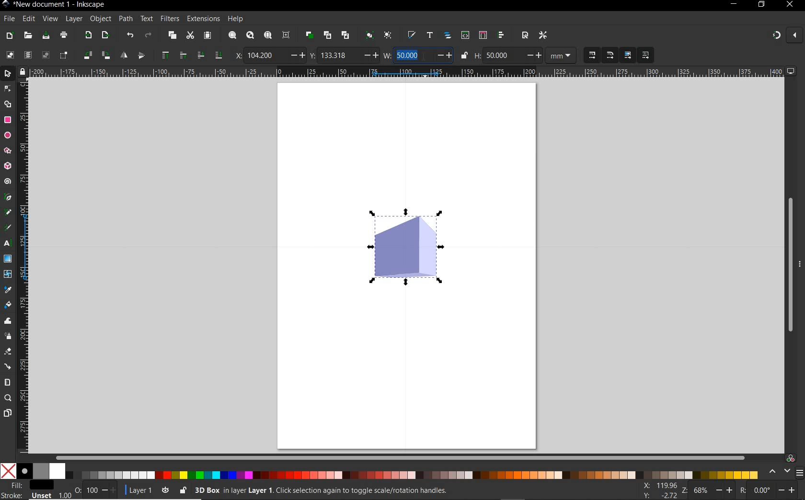  What do you see at coordinates (381, 471) in the screenshot?
I see `color mode` at bounding box center [381, 471].